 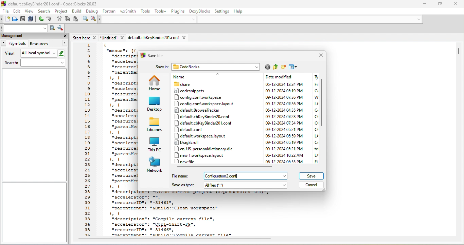 What do you see at coordinates (225, 167) in the screenshot?
I see `horizontal scroll bar` at bounding box center [225, 167].